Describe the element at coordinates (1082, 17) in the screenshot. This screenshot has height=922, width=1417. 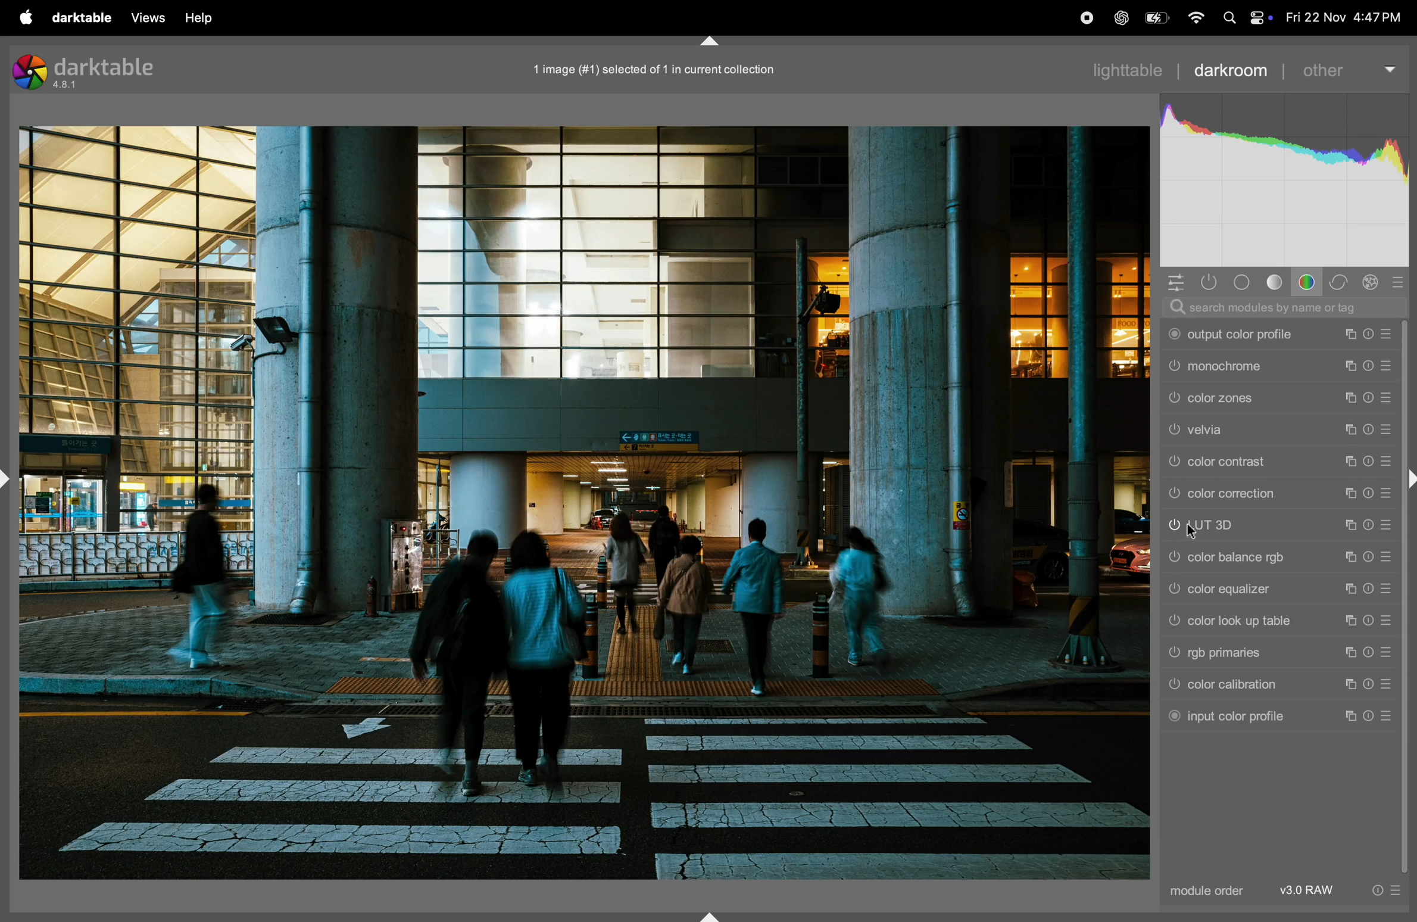
I see `record` at that location.